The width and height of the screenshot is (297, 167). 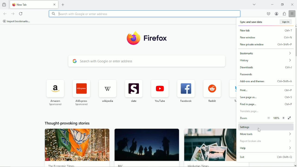 What do you see at coordinates (254, 4) in the screenshot?
I see `list all tabs` at bounding box center [254, 4].